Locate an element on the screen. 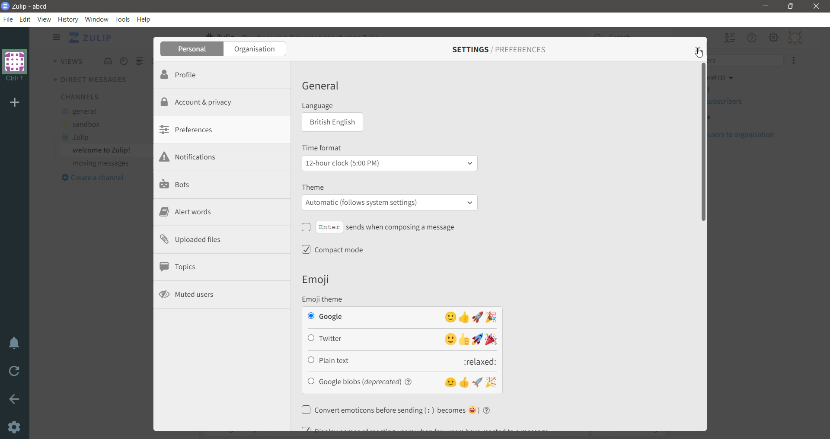  British English is located at coordinates (335, 122).